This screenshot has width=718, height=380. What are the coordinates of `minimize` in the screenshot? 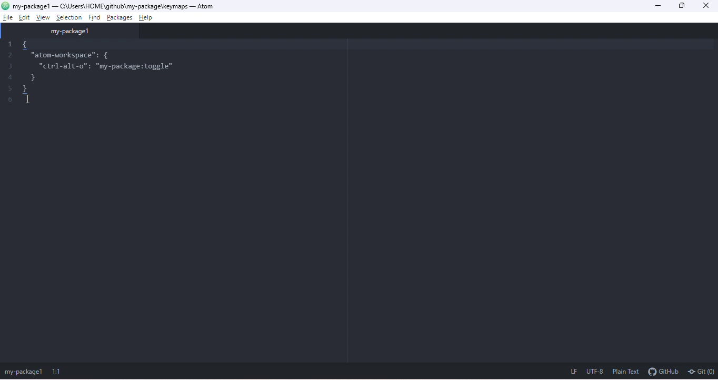 It's located at (660, 6).